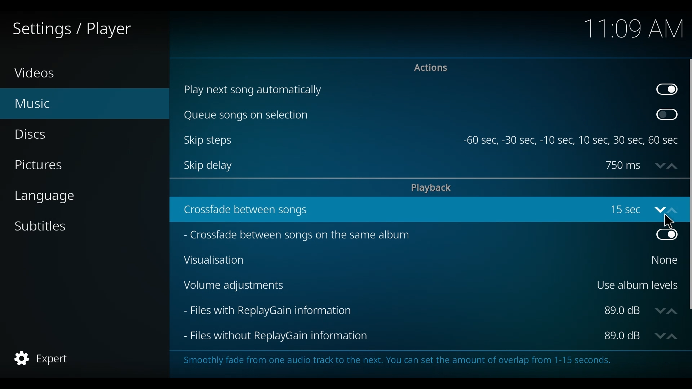  What do you see at coordinates (407, 90) in the screenshot?
I see `Play next song automatically` at bounding box center [407, 90].